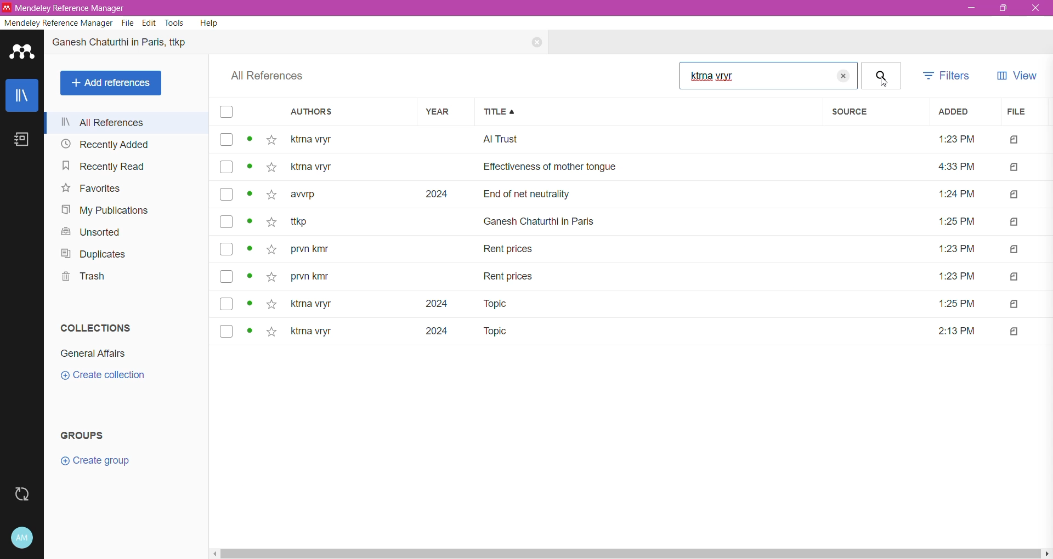 The width and height of the screenshot is (1053, 559). I want to click on file type, so click(1013, 223).